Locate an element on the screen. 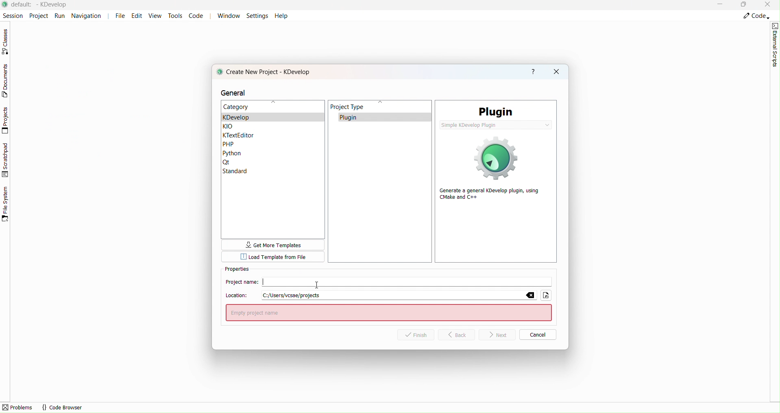  Projects is located at coordinates (7, 120).